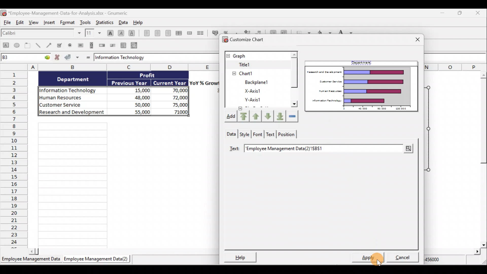 The height and width of the screenshot is (274, 487). Describe the element at coordinates (479, 13) in the screenshot. I see `Close` at that location.